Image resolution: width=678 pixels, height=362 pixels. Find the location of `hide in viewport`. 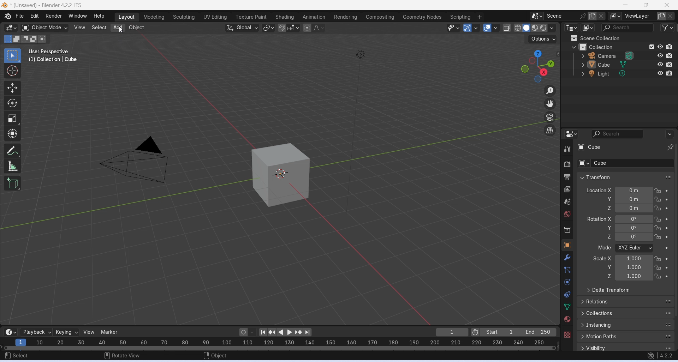

hide in viewport is located at coordinates (660, 47).